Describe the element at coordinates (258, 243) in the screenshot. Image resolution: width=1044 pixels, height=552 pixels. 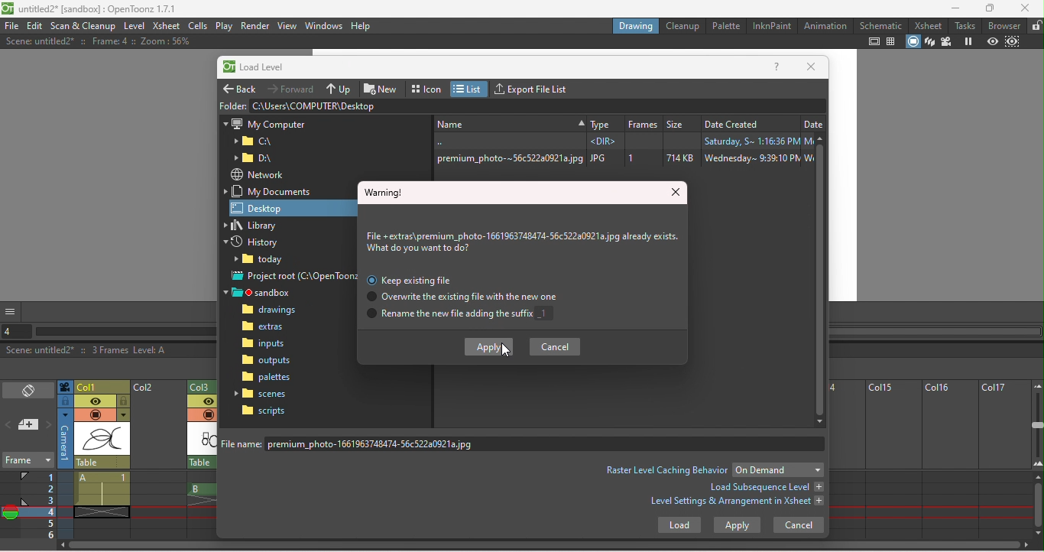
I see `History` at that location.